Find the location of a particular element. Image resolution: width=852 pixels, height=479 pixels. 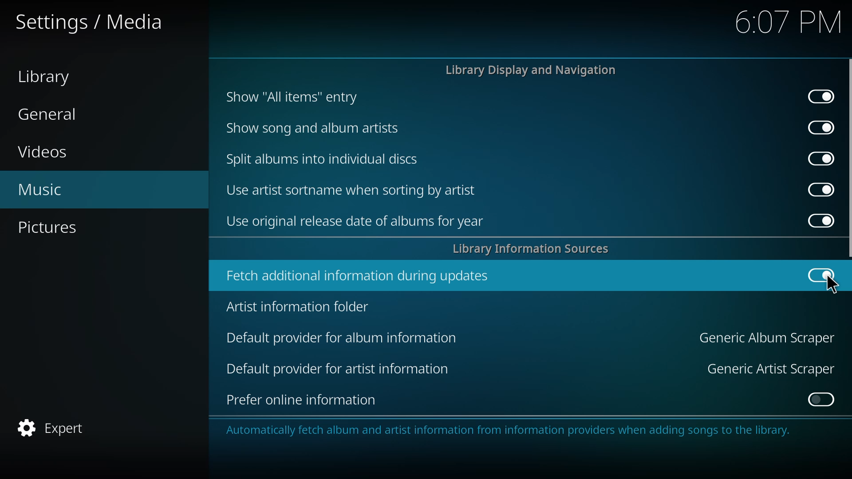

Generic Album Scraper is located at coordinates (766, 338).